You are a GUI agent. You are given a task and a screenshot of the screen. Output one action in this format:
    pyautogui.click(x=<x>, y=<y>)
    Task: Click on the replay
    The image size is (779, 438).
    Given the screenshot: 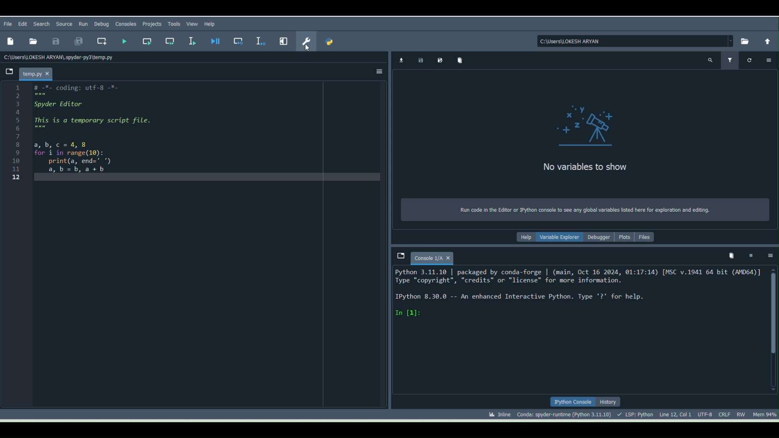 What is the action you would take?
    pyautogui.click(x=749, y=60)
    